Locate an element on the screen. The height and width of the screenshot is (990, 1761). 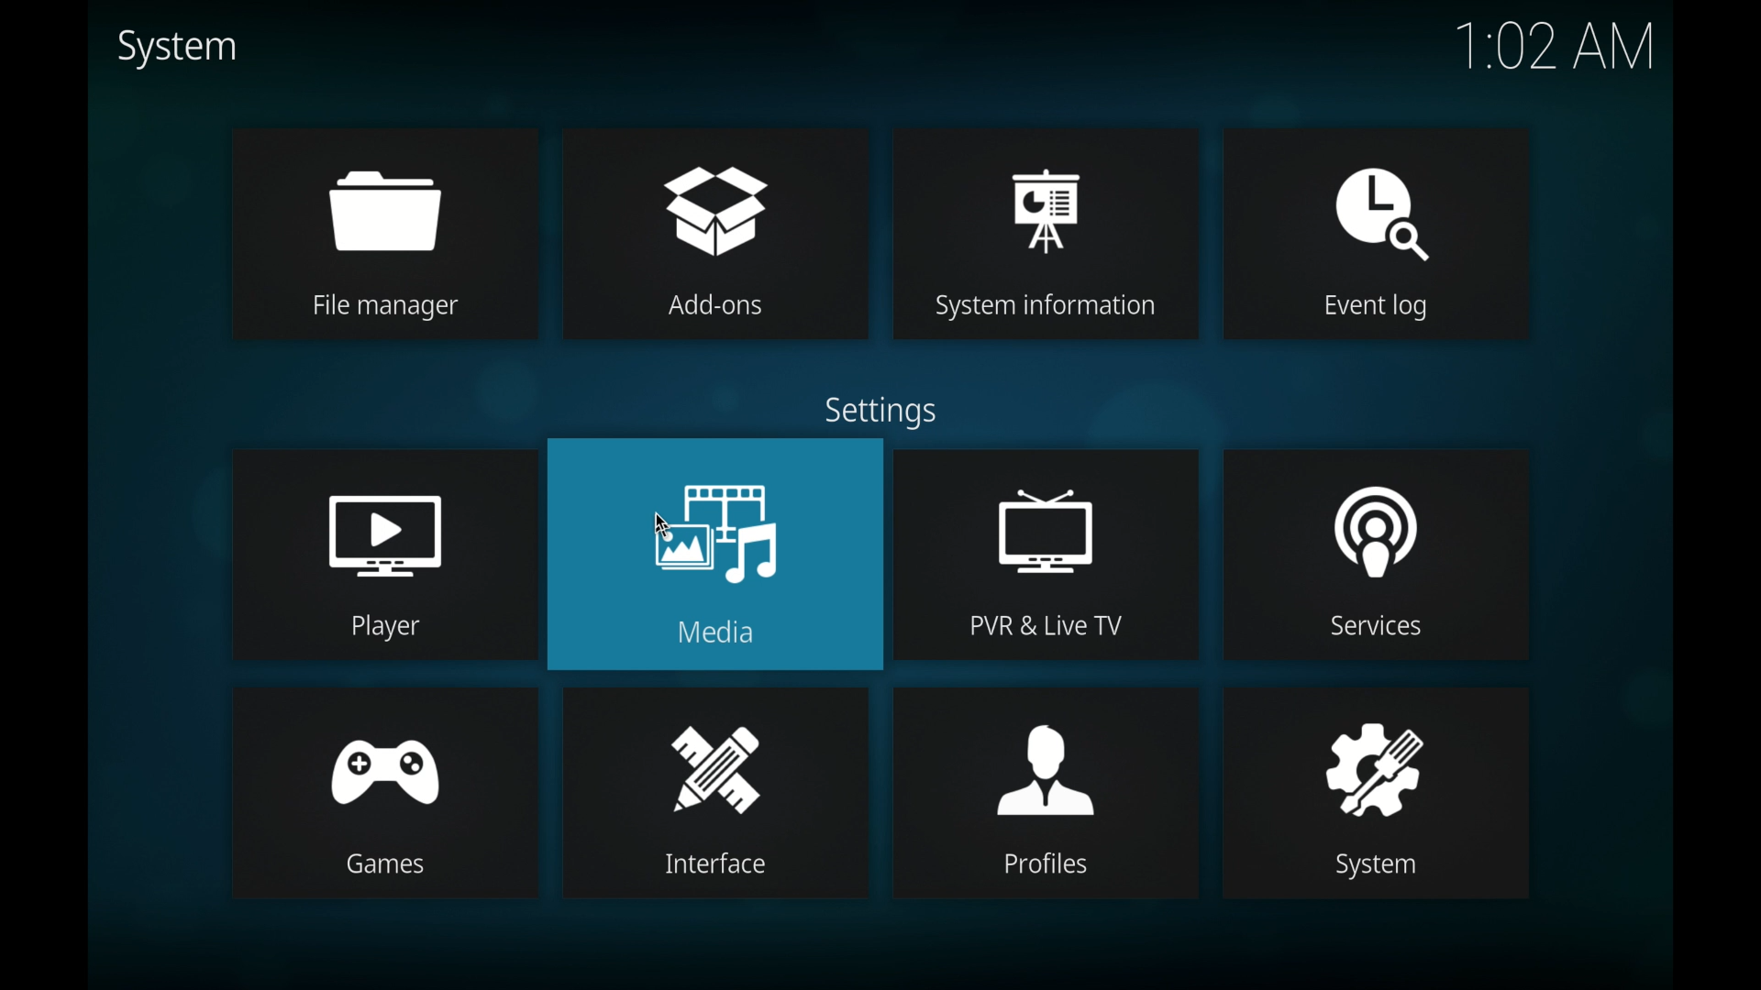
cursor is located at coordinates (673, 529).